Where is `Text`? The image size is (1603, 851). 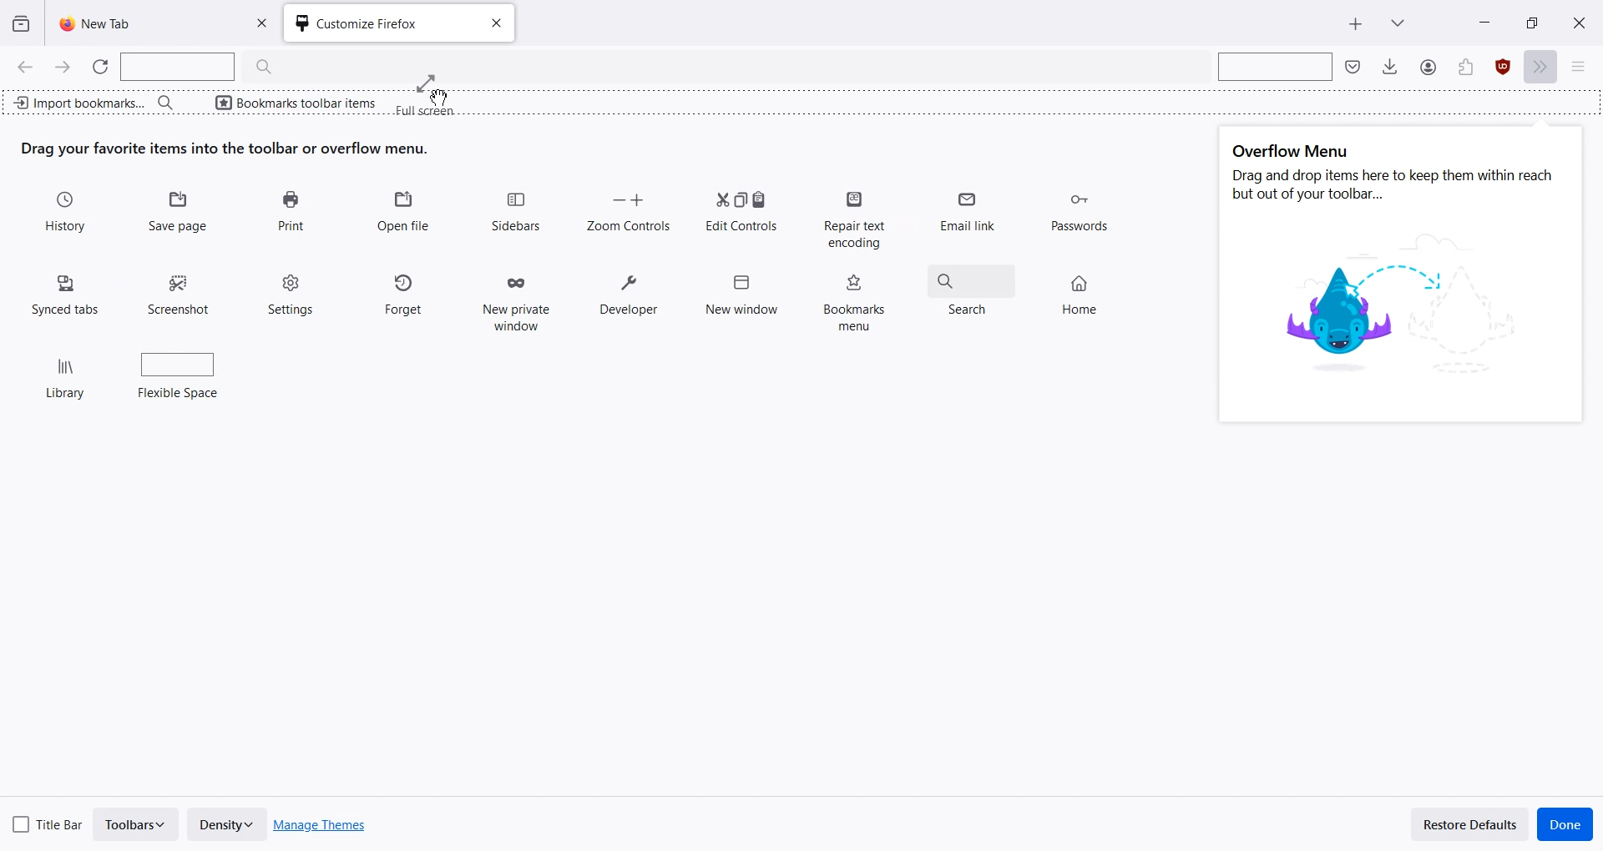 Text is located at coordinates (225, 149).